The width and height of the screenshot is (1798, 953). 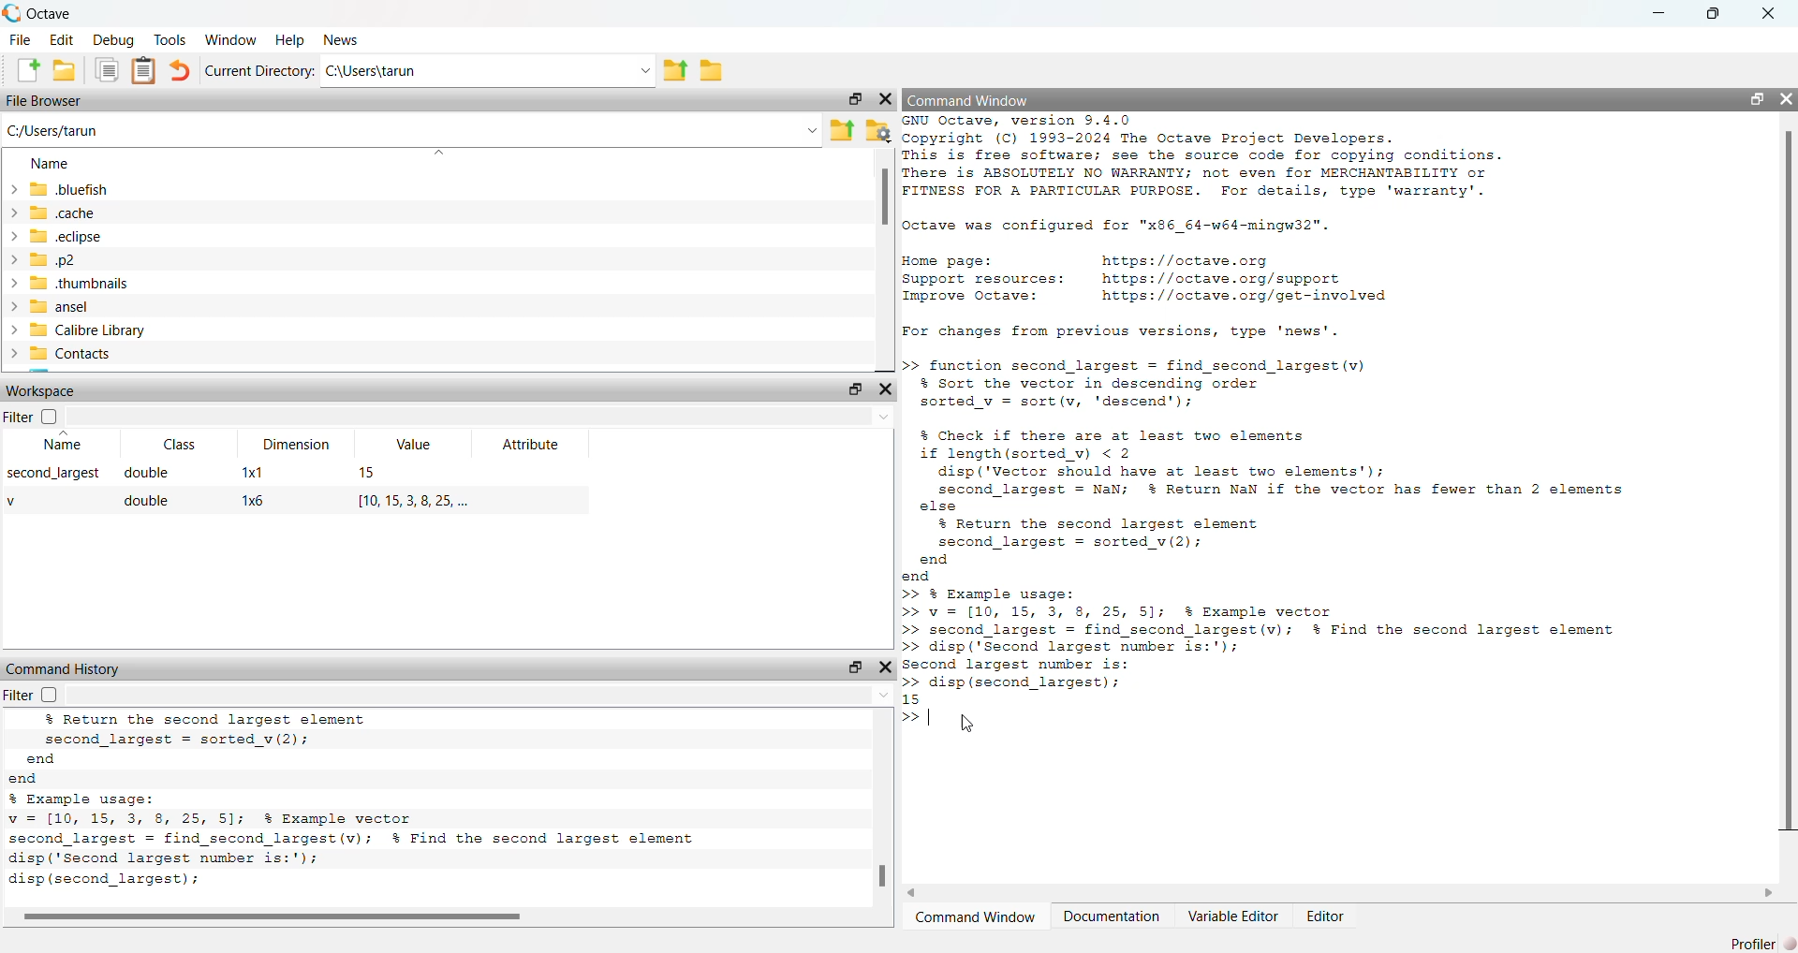 What do you see at coordinates (1662, 14) in the screenshot?
I see `minimize` at bounding box center [1662, 14].